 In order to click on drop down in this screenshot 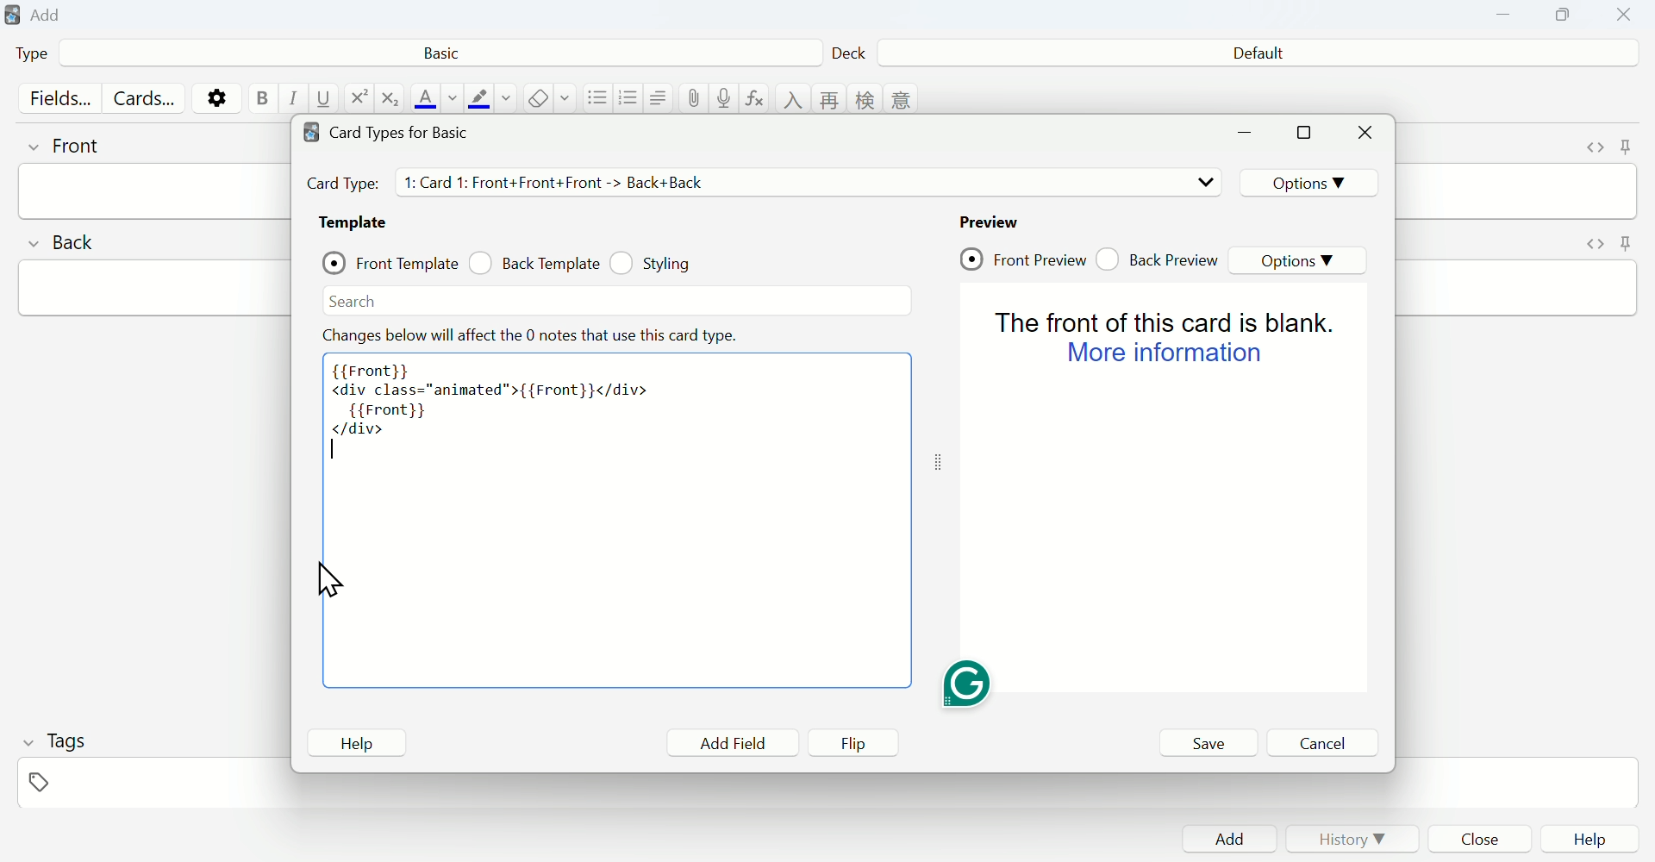, I will do `click(1207, 184)`.